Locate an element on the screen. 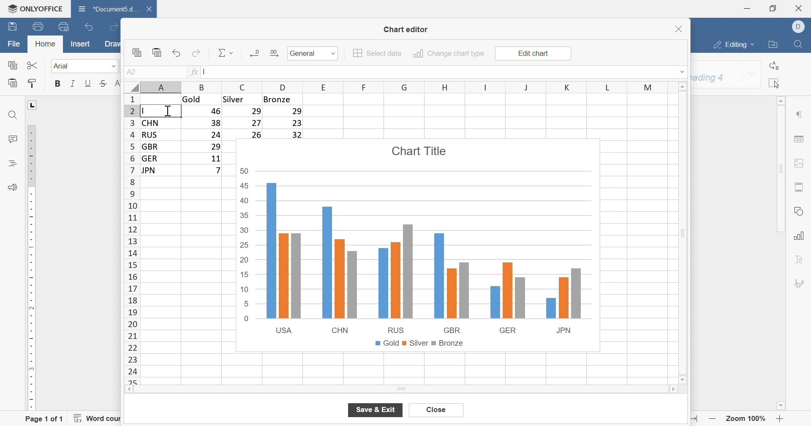  *document... is located at coordinates (106, 8).